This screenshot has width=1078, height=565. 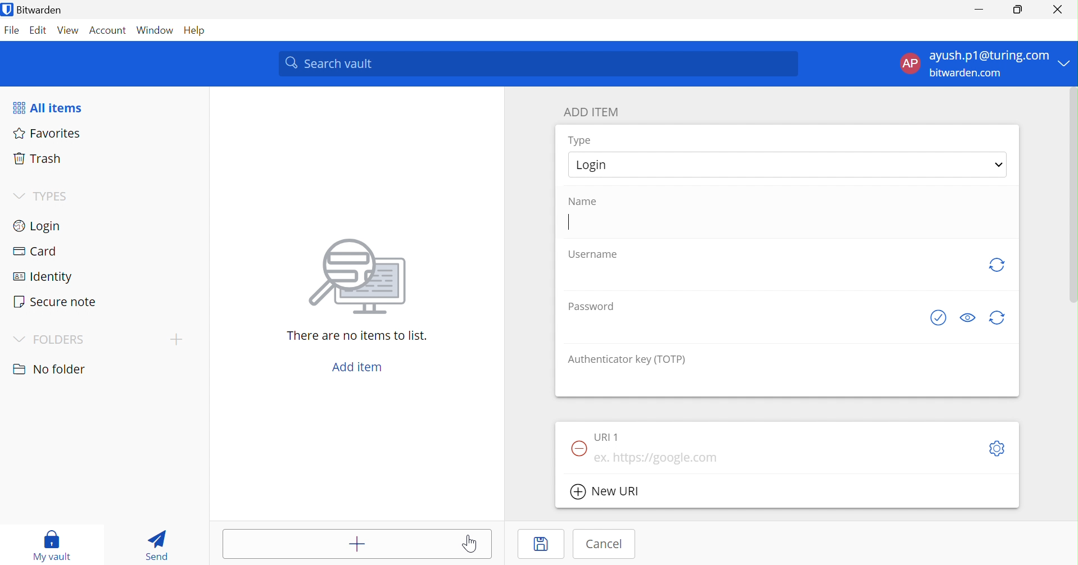 I want to click on Authenticator key (TOTP), so click(x=626, y=360).